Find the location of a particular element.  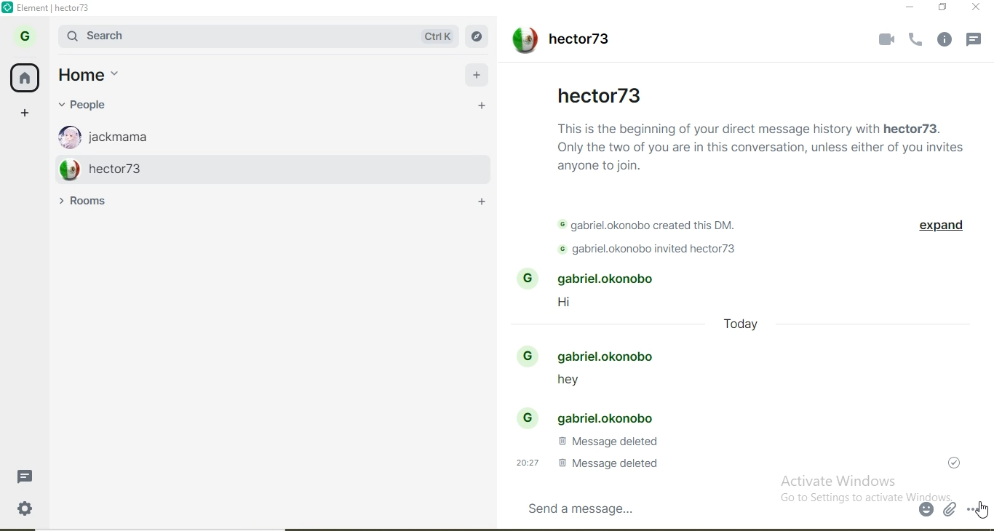

message is located at coordinates (31, 476).